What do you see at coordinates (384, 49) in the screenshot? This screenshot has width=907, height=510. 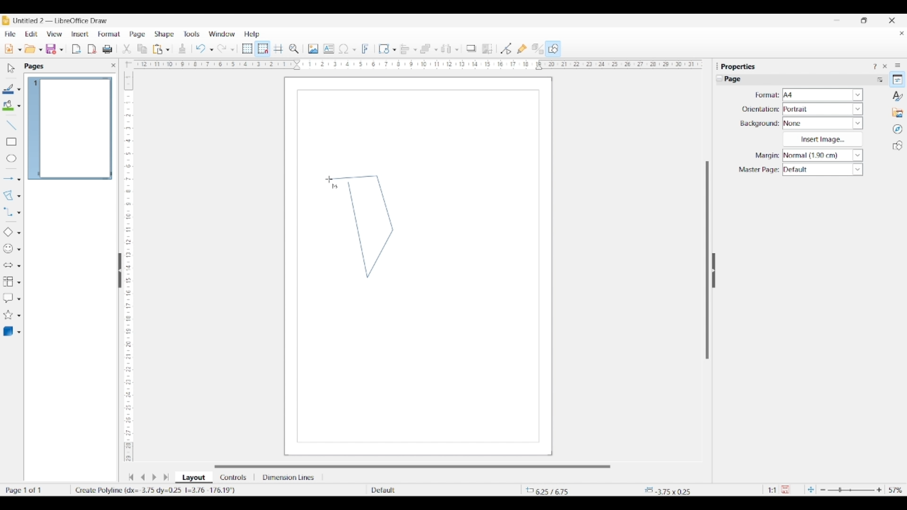 I see `Selected transformation` at bounding box center [384, 49].